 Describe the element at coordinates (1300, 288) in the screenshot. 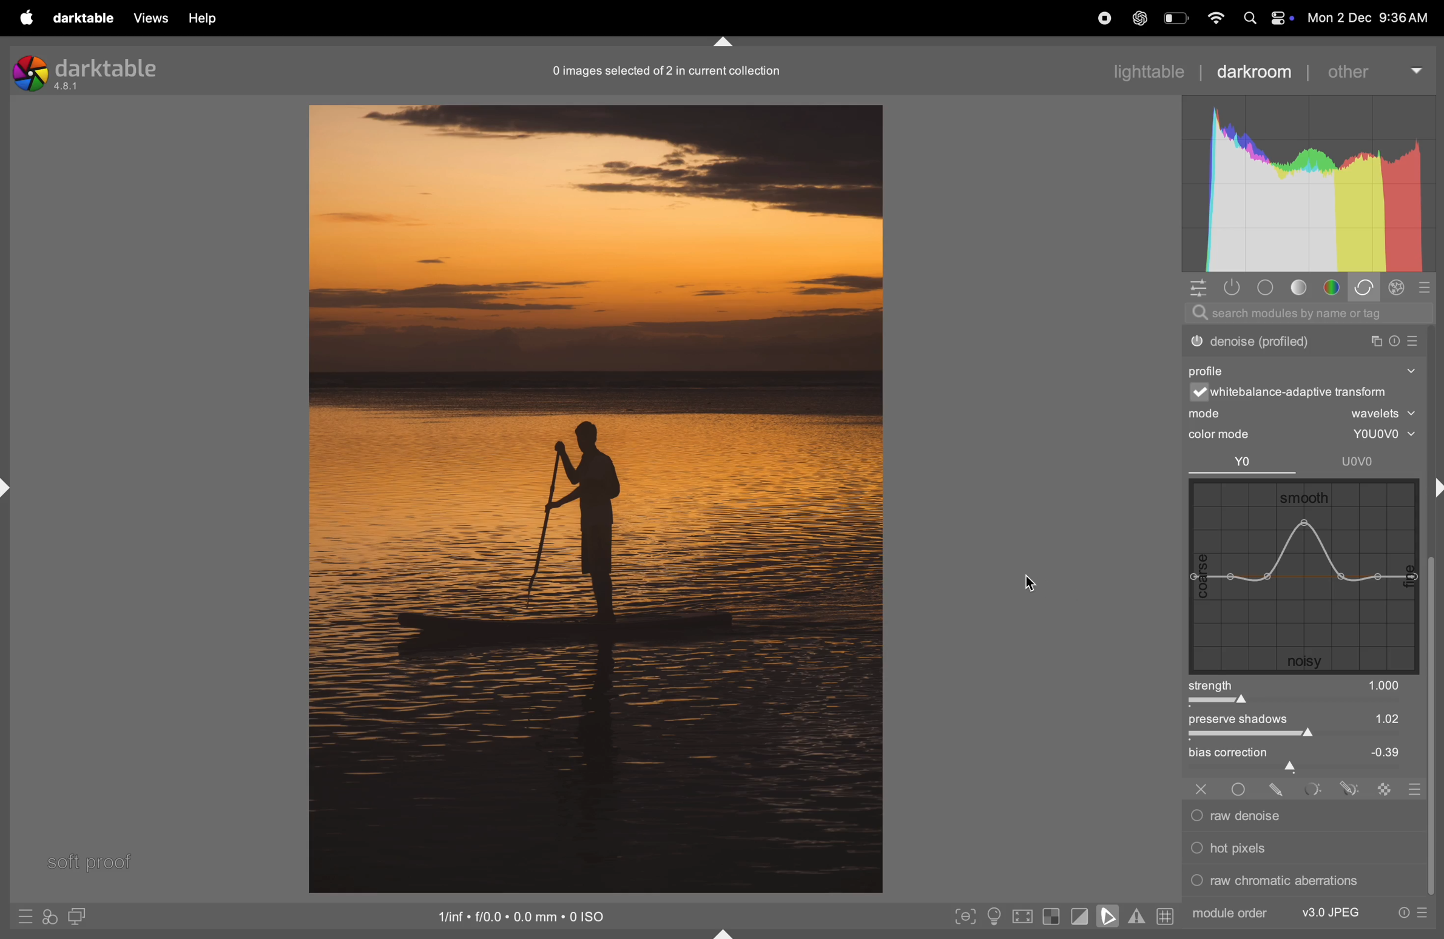

I see `tone` at that location.